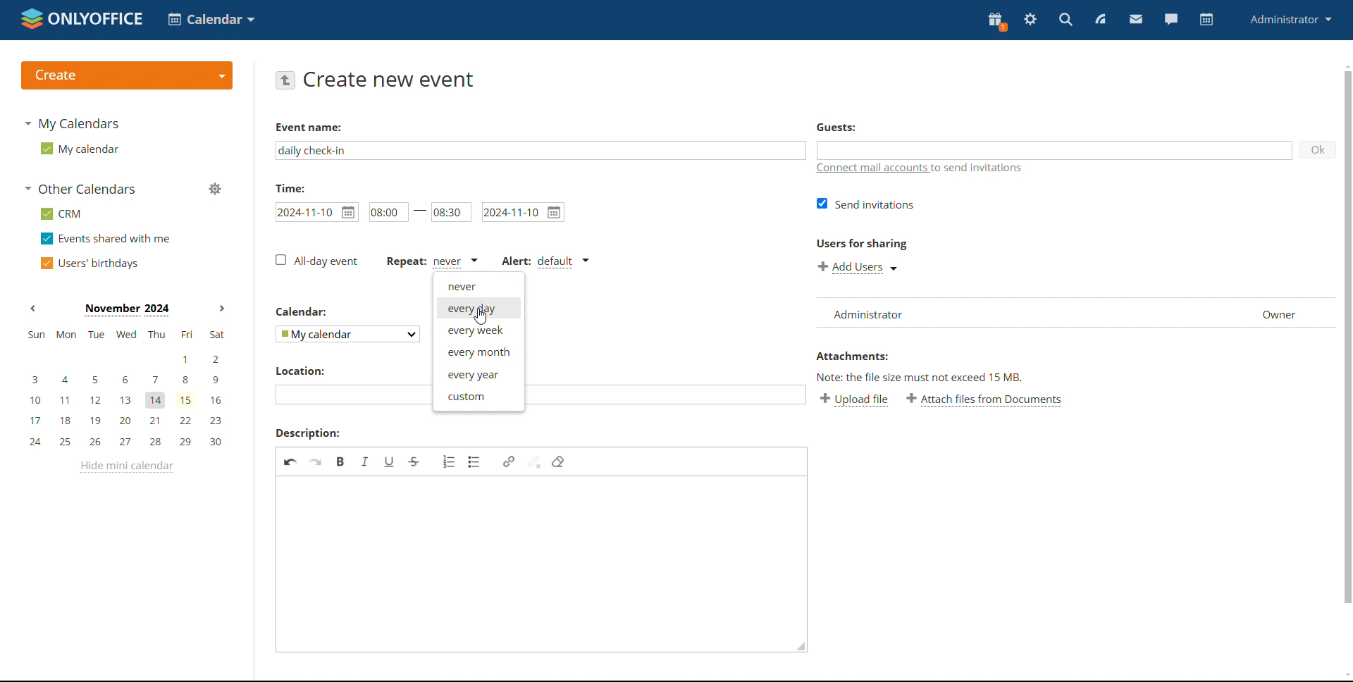  What do you see at coordinates (479, 353) in the screenshot?
I see `every month` at bounding box center [479, 353].